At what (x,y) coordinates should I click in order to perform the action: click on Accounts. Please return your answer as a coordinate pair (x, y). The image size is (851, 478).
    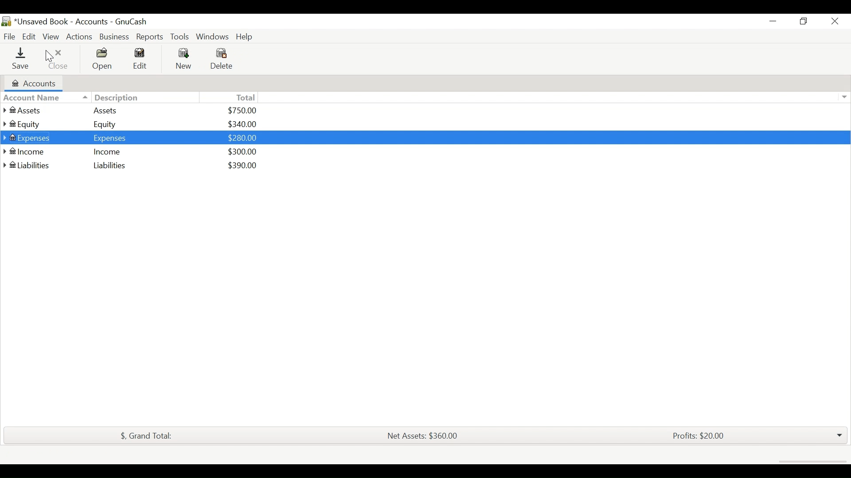
    Looking at the image, I should click on (42, 81).